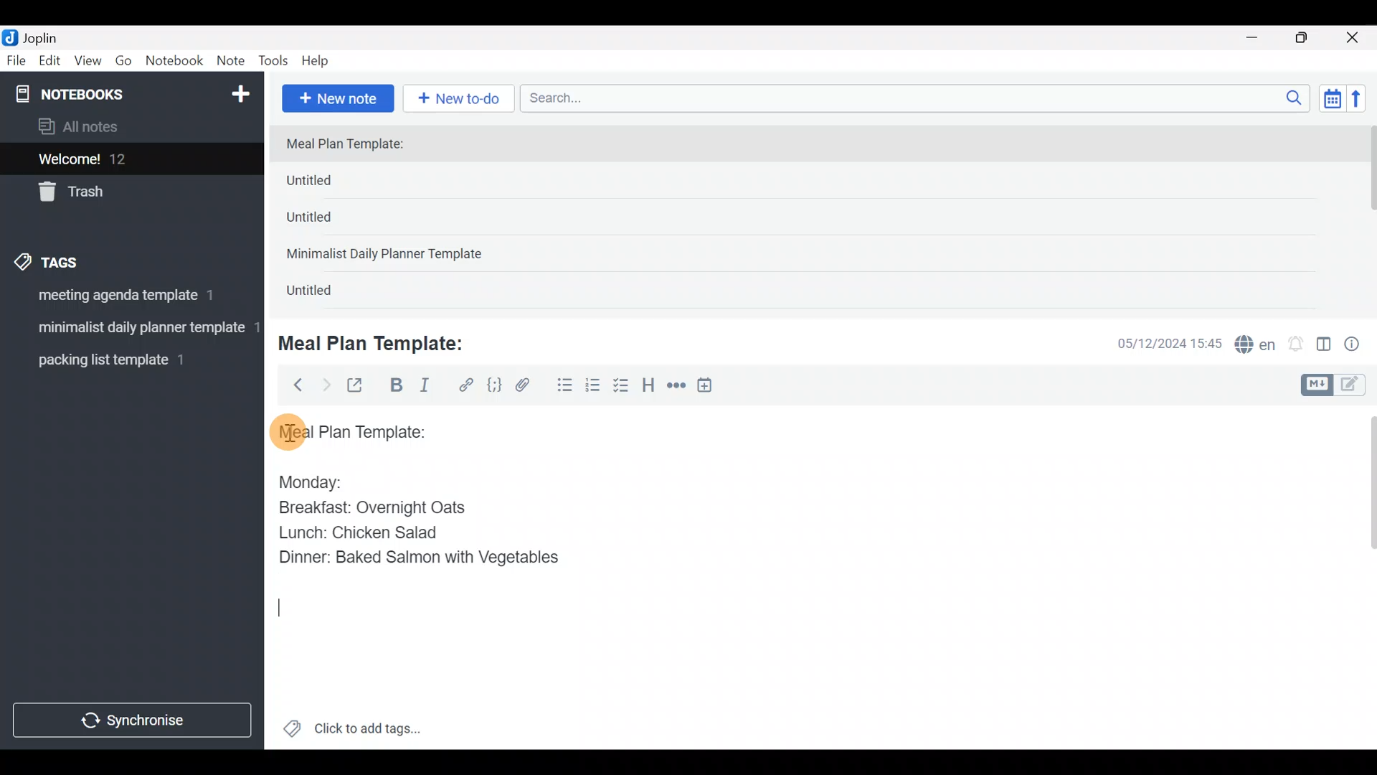 Image resolution: width=1377 pixels, height=775 pixels. Describe the element at coordinates (240, 91) in the screenshot. I see `New` at that location.